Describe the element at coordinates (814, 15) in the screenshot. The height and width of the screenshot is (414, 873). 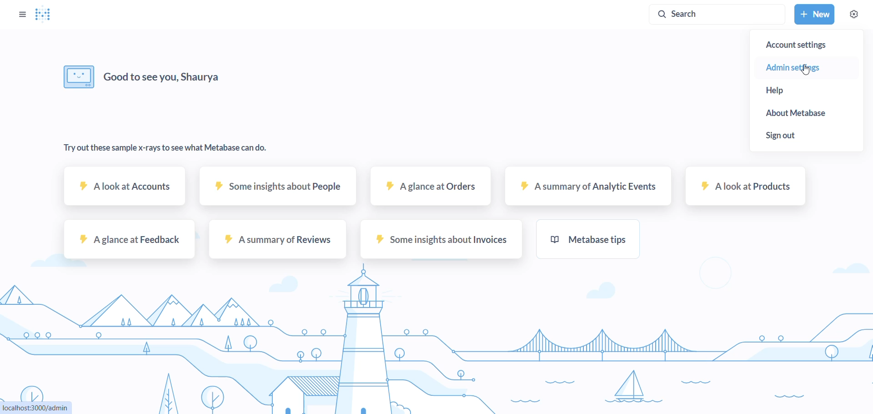
I see `new button` at that location.